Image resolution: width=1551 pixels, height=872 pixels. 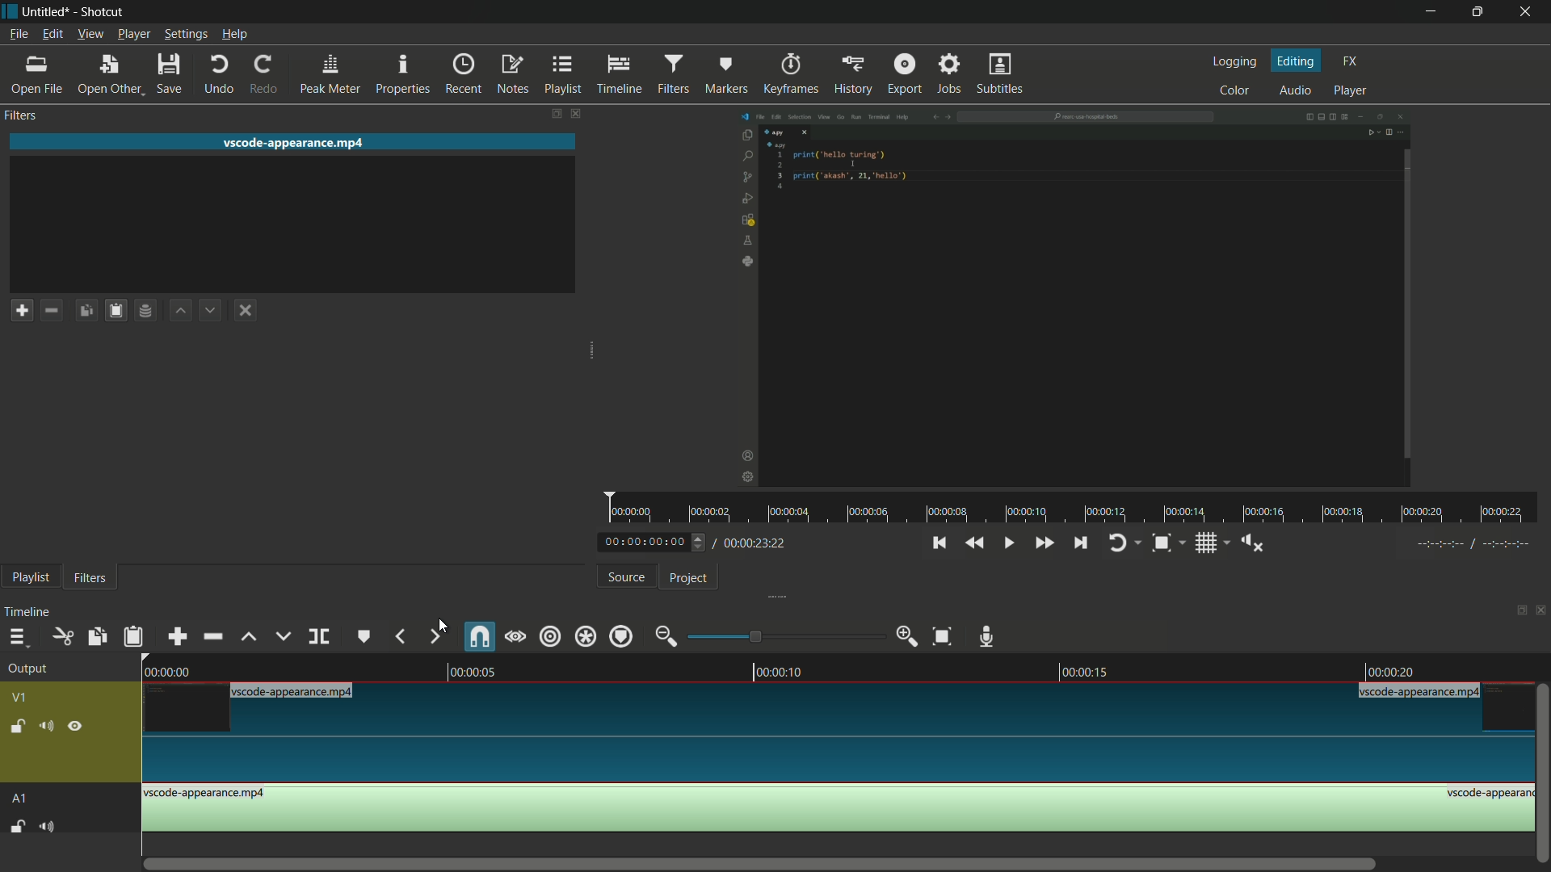 What do you see at coordinates (170, 73) in the screenshot?
I see `save` at bounding box center [170, 73].